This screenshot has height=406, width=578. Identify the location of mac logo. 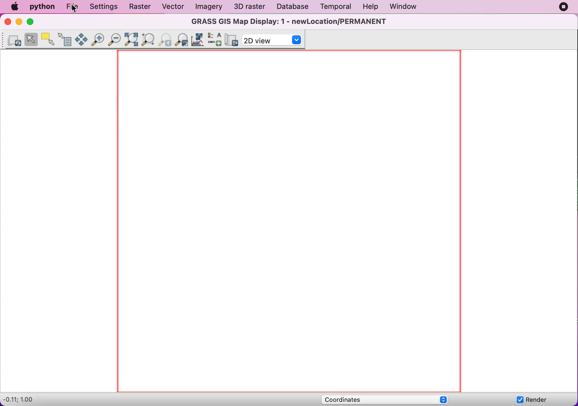
(16, 7).